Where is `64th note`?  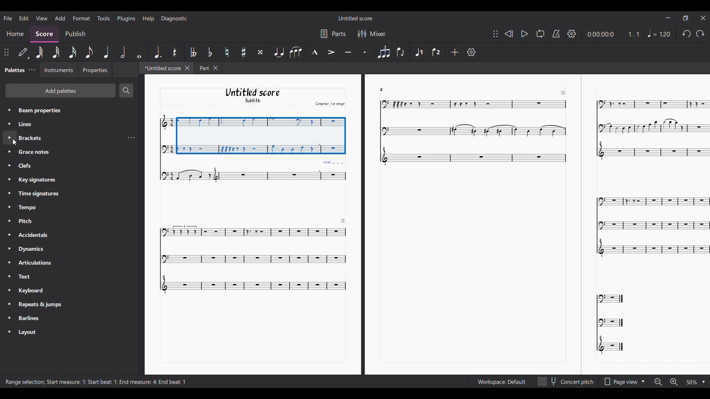 64th note is located at coordinates (41, 52).